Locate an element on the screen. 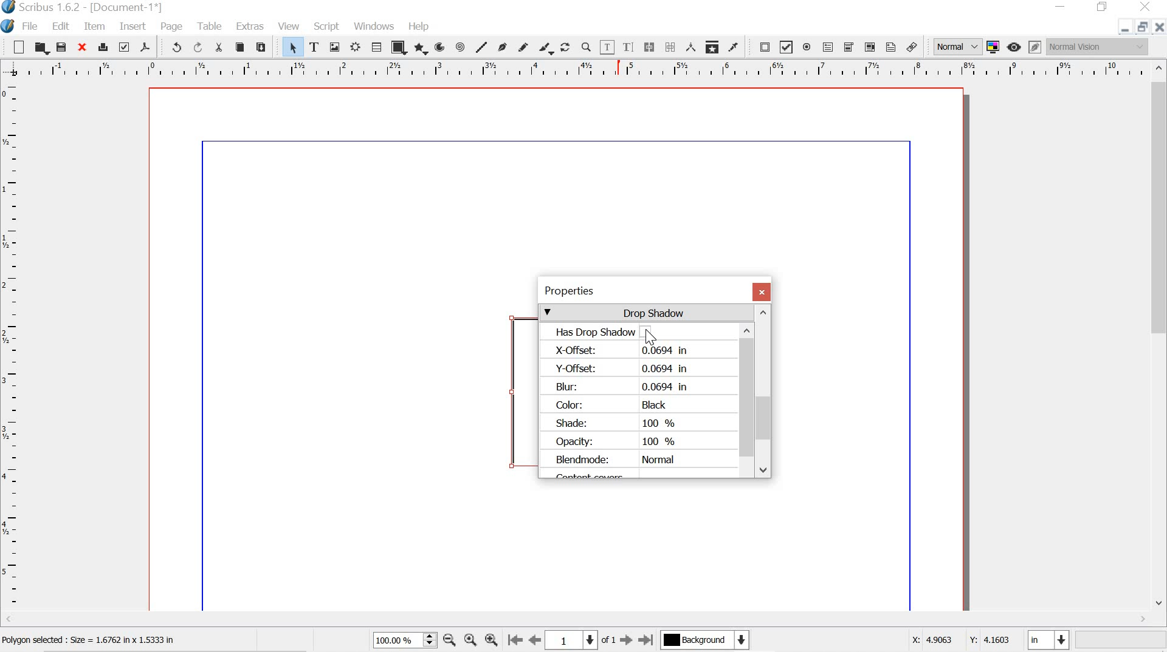 The height and width of the screenshot is (652, 1167). RESTORE DOWN is located at coordinates (1141, 29).